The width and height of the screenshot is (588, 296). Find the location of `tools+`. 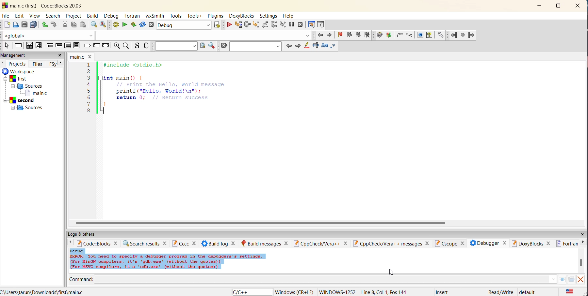

tools+ is located at coordinates (194, 16).